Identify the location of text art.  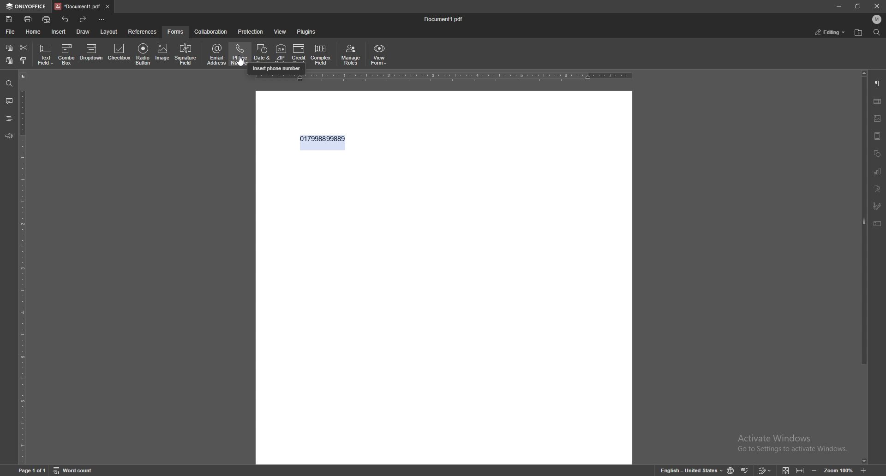
(877, 189).